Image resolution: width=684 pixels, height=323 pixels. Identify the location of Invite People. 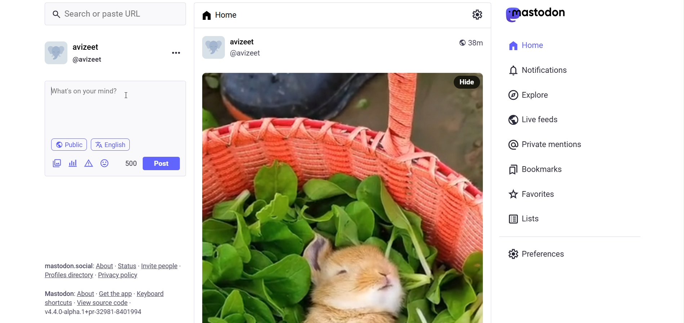
(160, 266).